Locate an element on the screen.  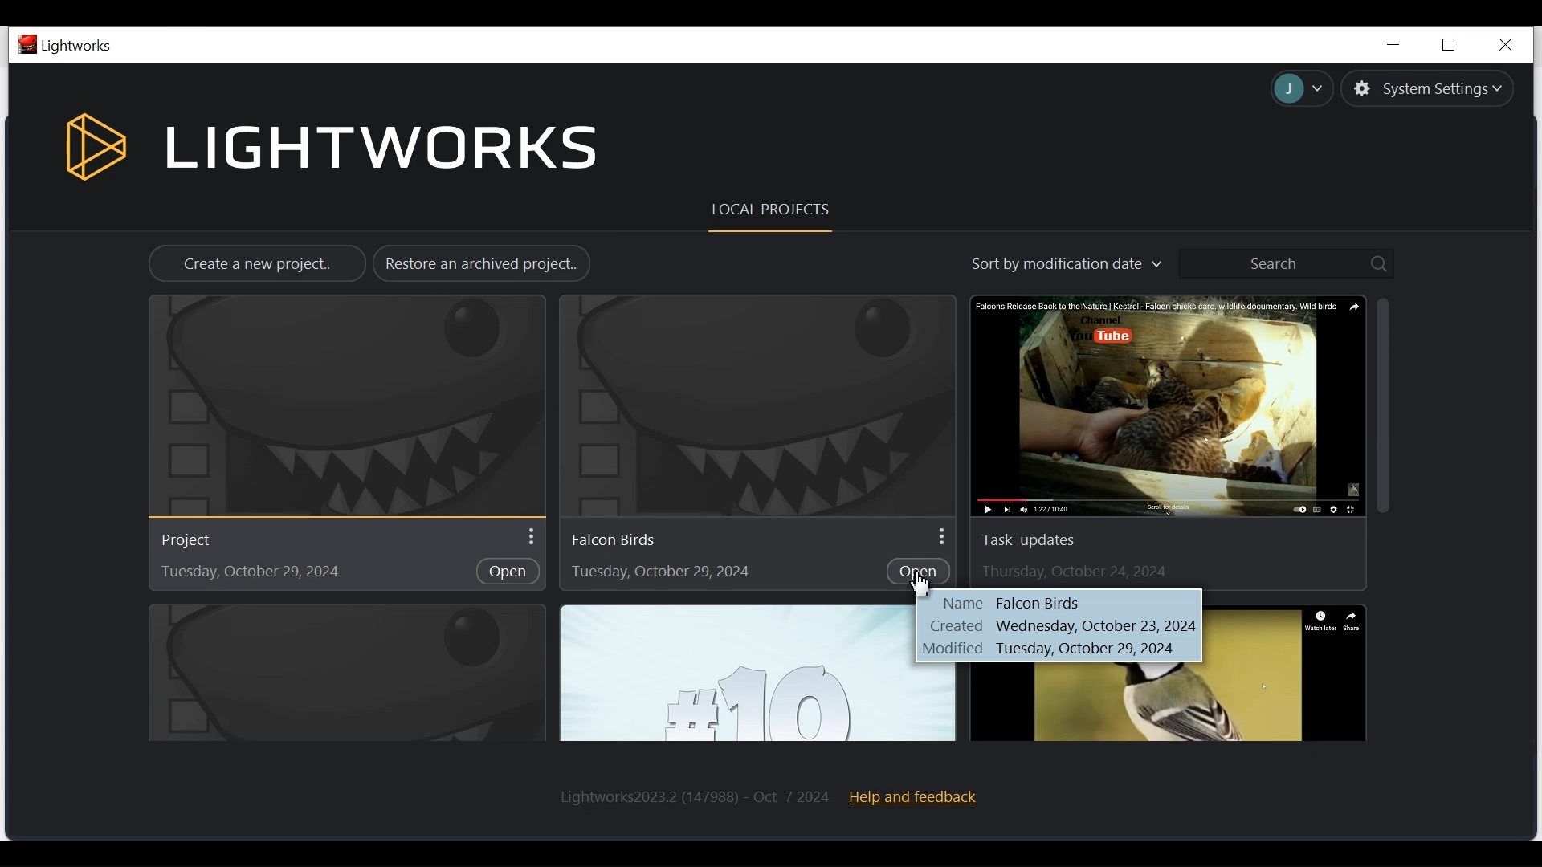
Falcon Birds is located at coordinates (1057, 625).